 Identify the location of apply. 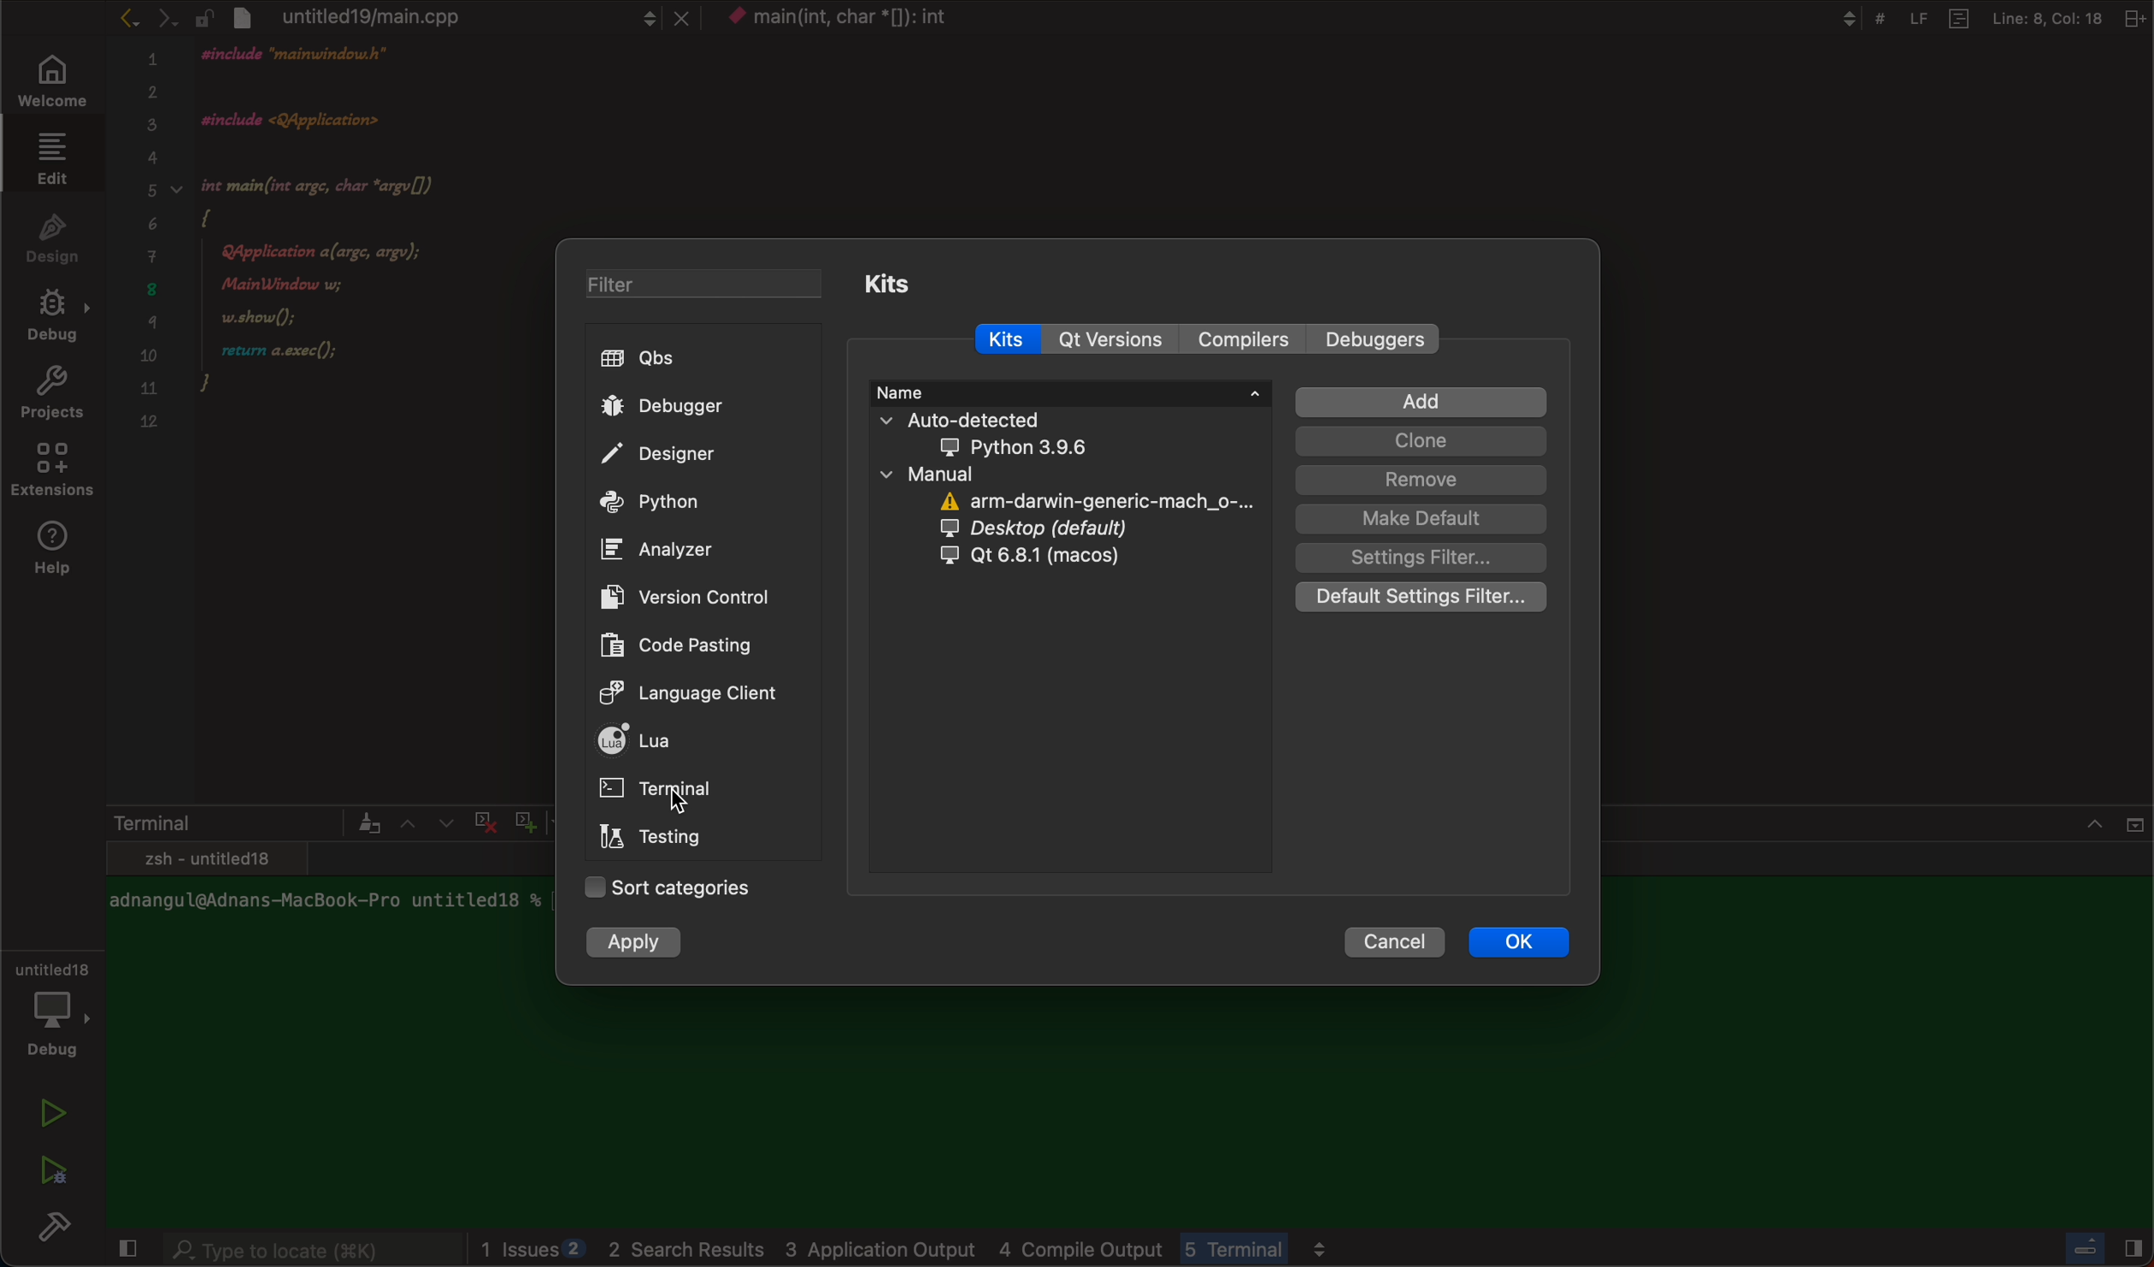
(639, 945).